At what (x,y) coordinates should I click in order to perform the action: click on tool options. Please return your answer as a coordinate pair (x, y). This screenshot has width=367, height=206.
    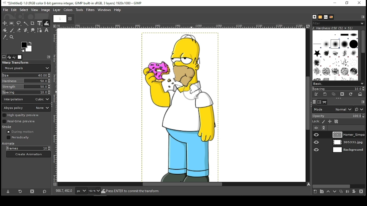
    Looking at the image, I should click on (4, 57).